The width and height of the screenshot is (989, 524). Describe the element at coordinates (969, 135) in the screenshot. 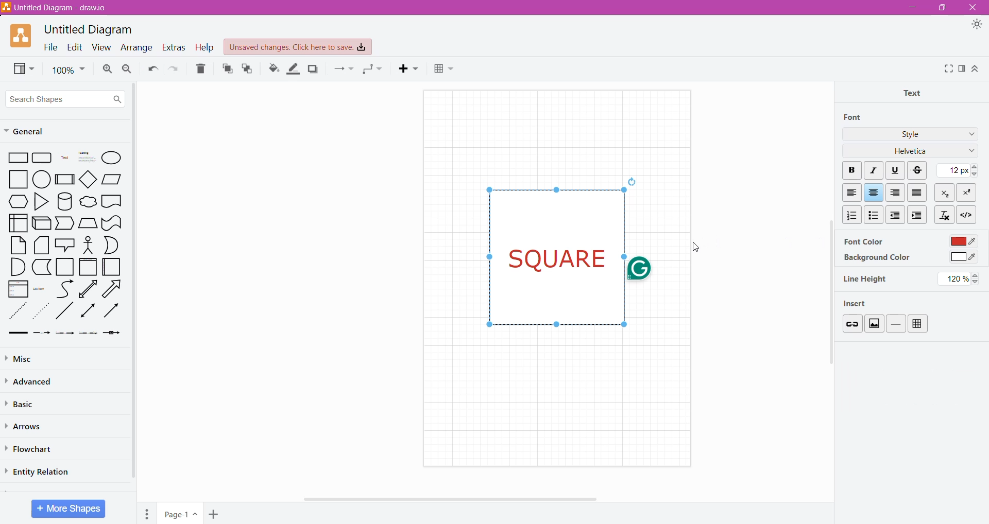

I see `More Styles` at that location.